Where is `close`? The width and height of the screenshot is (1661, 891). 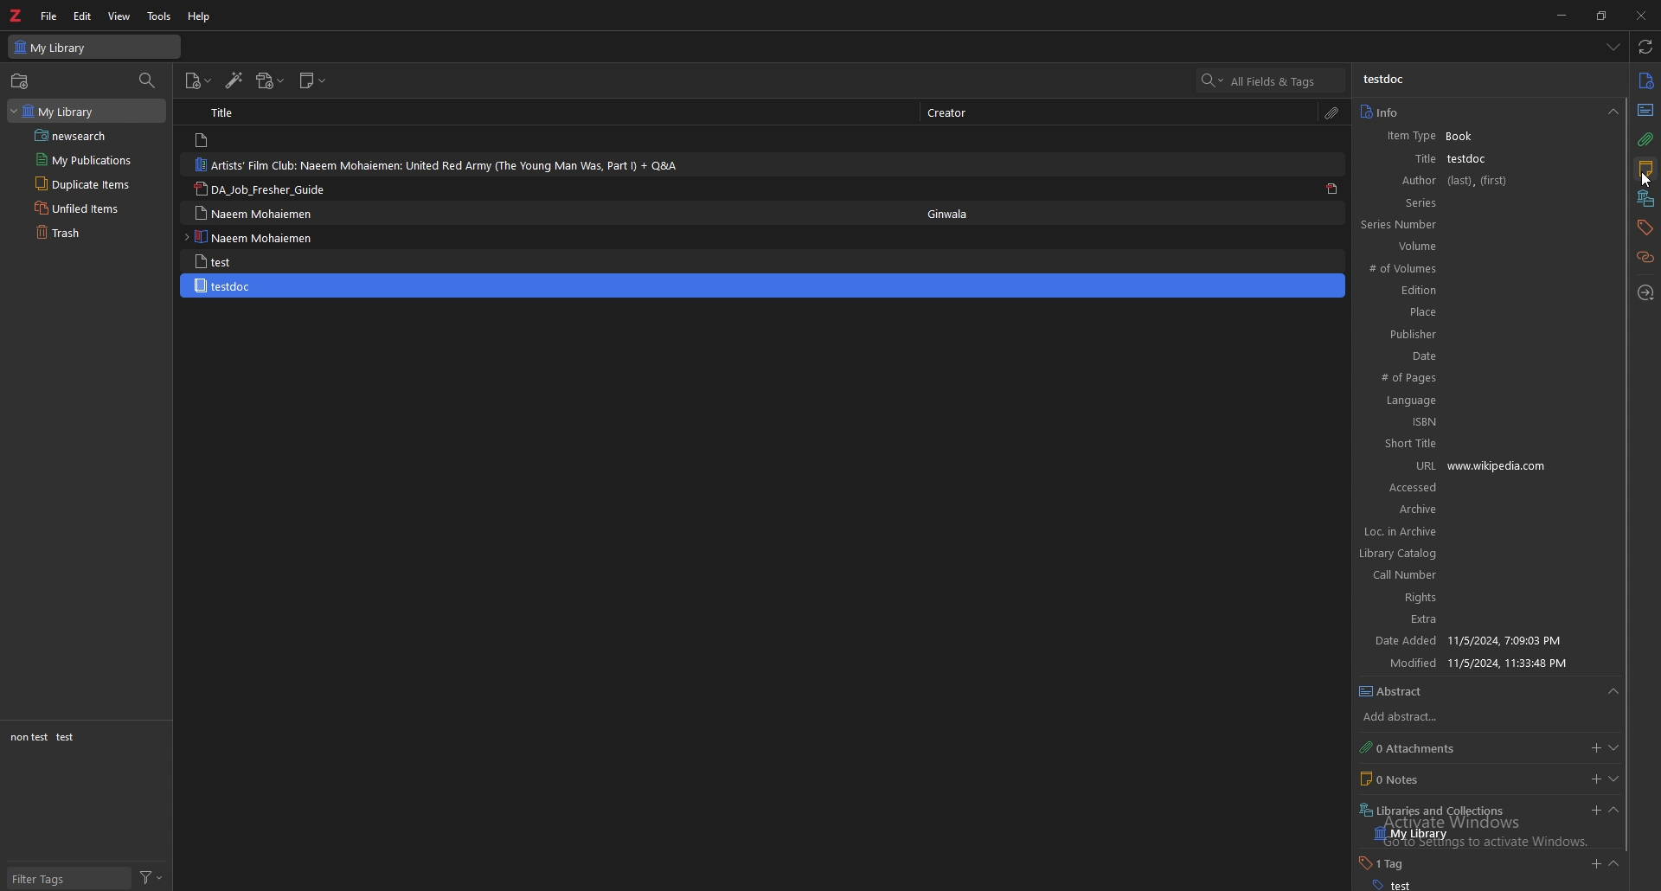 close is located at coordinates (1640, 15).